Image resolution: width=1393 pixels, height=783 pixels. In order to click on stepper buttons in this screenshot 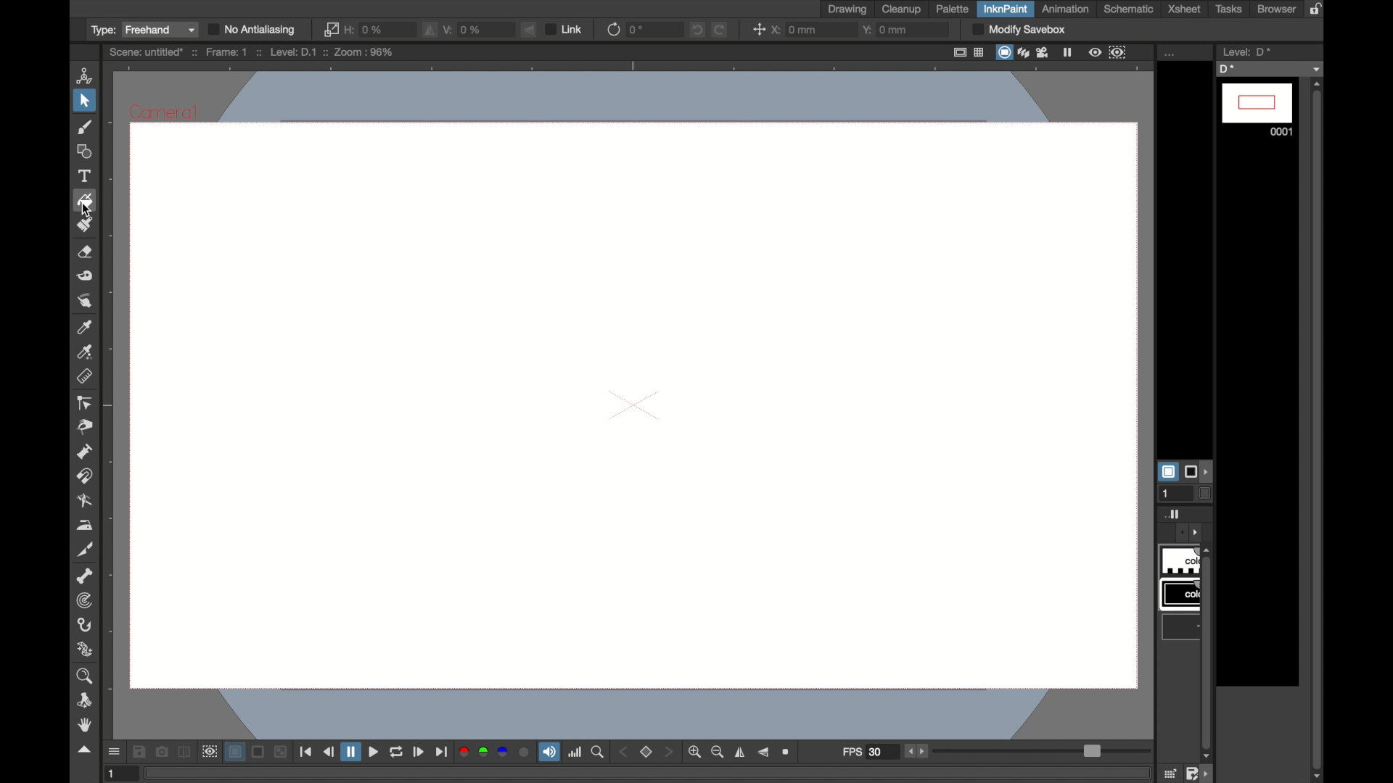, I will do `click(918, 752)`.